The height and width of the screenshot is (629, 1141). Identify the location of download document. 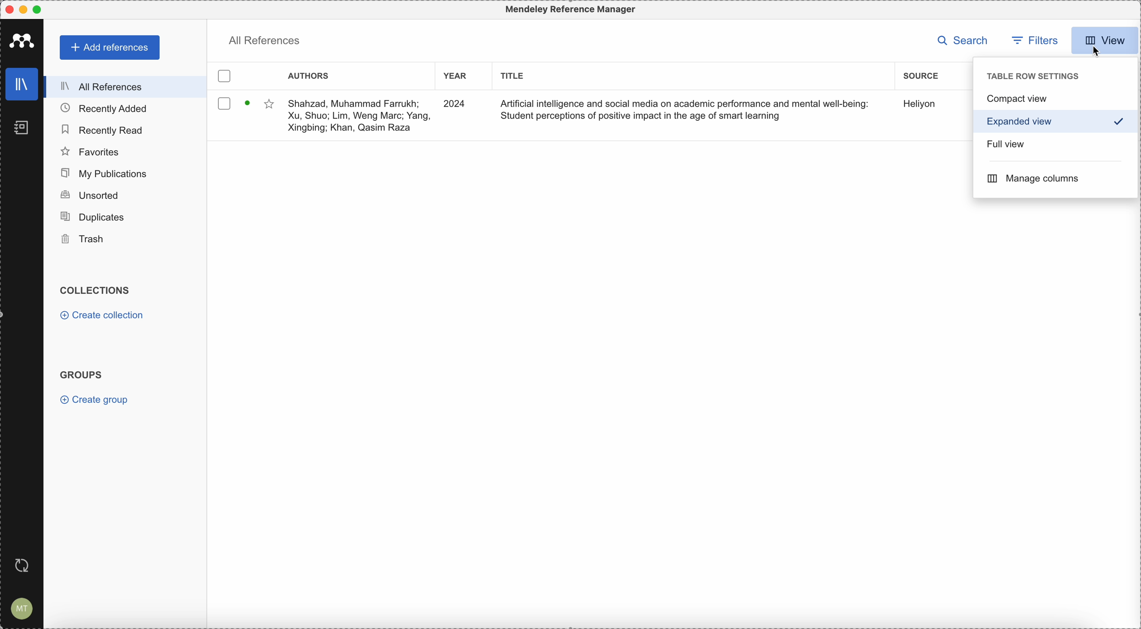
(248, 103).